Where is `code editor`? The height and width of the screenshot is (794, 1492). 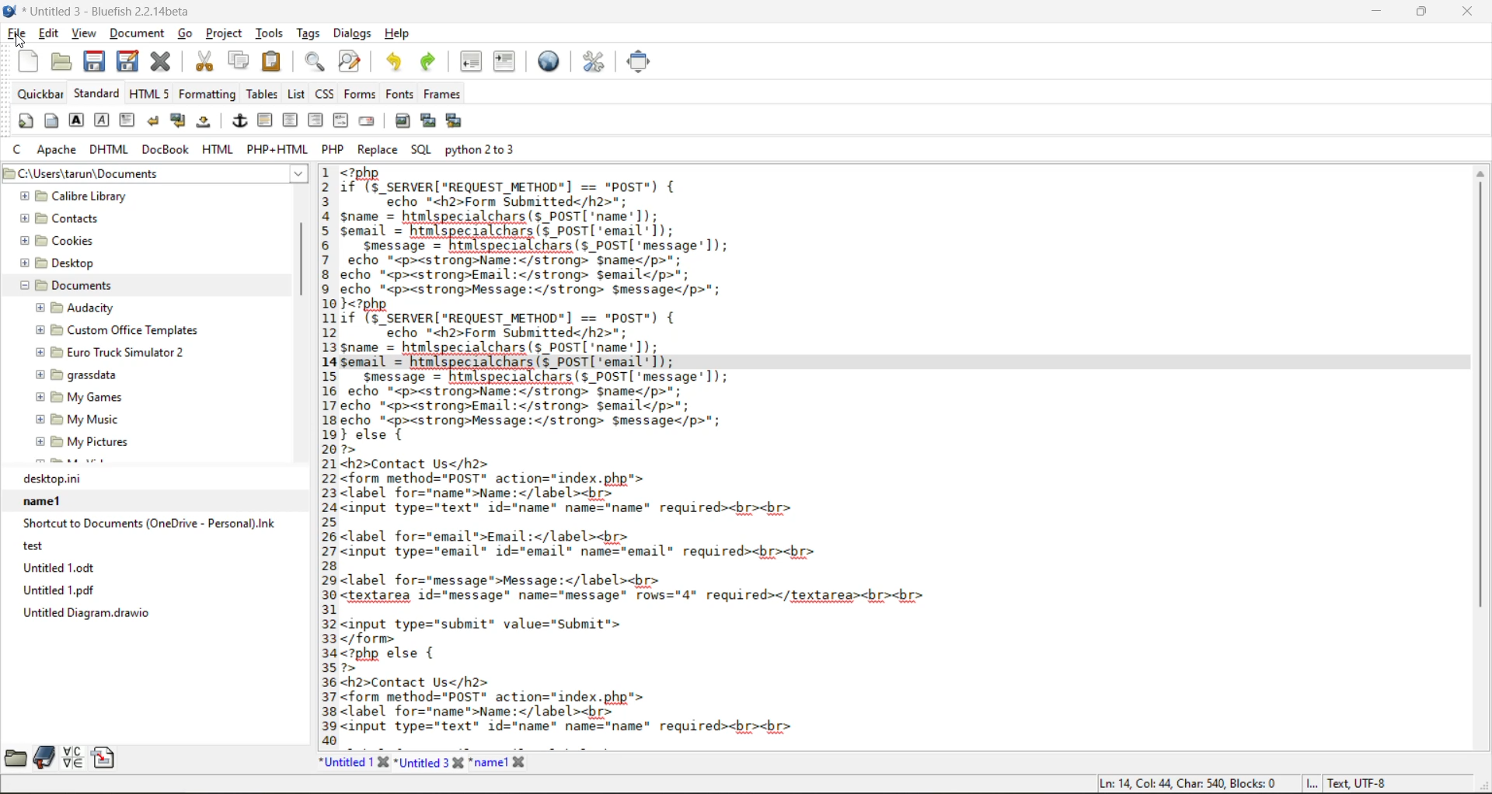 code editor is located at coordinates (774, 451).